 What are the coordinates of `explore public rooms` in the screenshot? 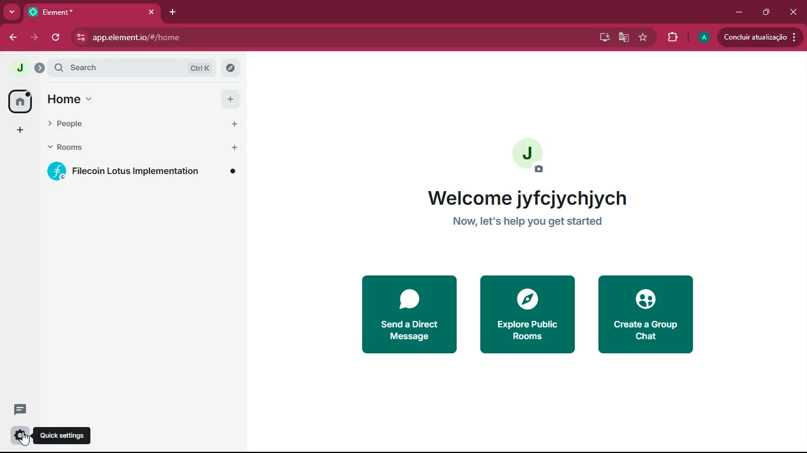 It's located at (526, 313).